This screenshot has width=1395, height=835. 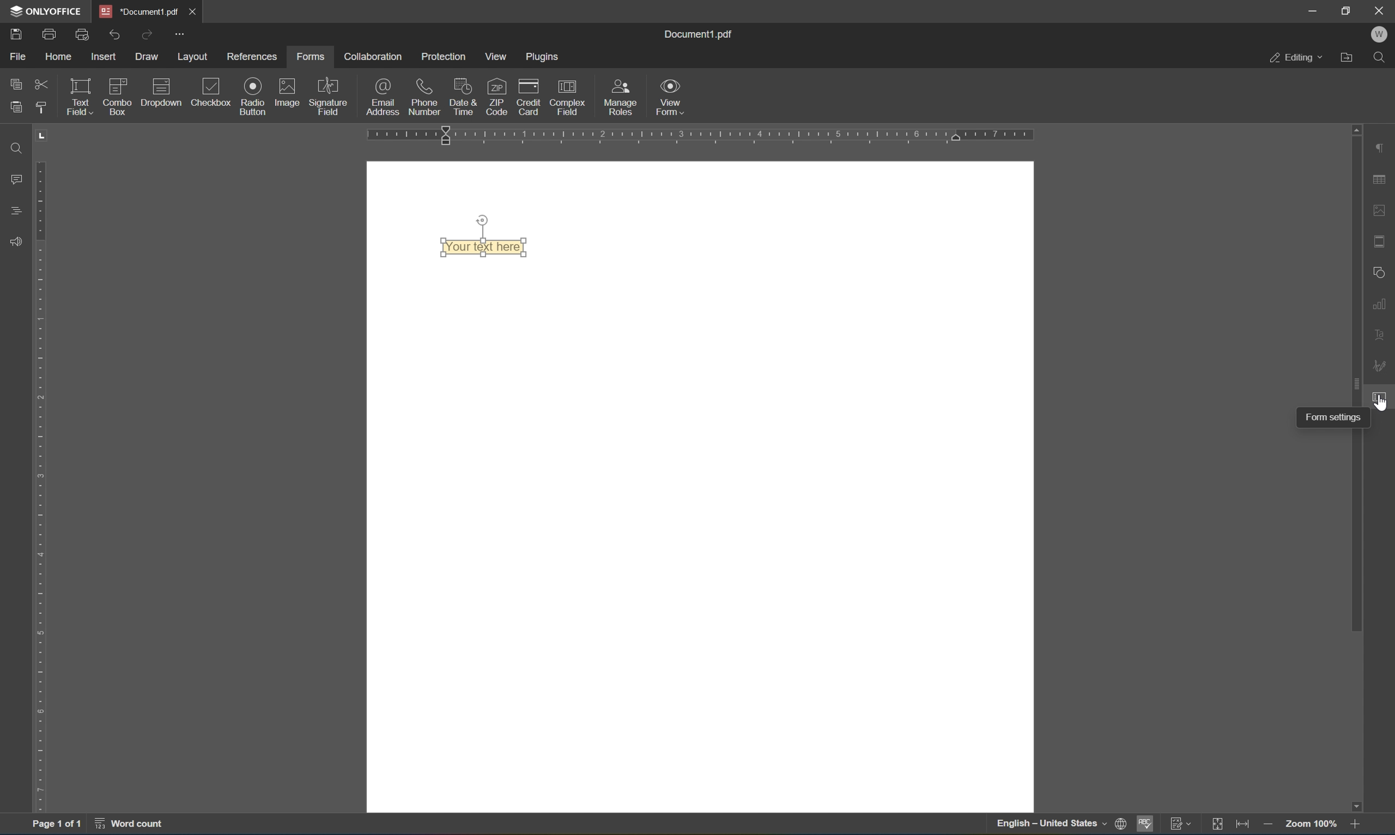 I want to click on view form, so click(x=669, y=96).